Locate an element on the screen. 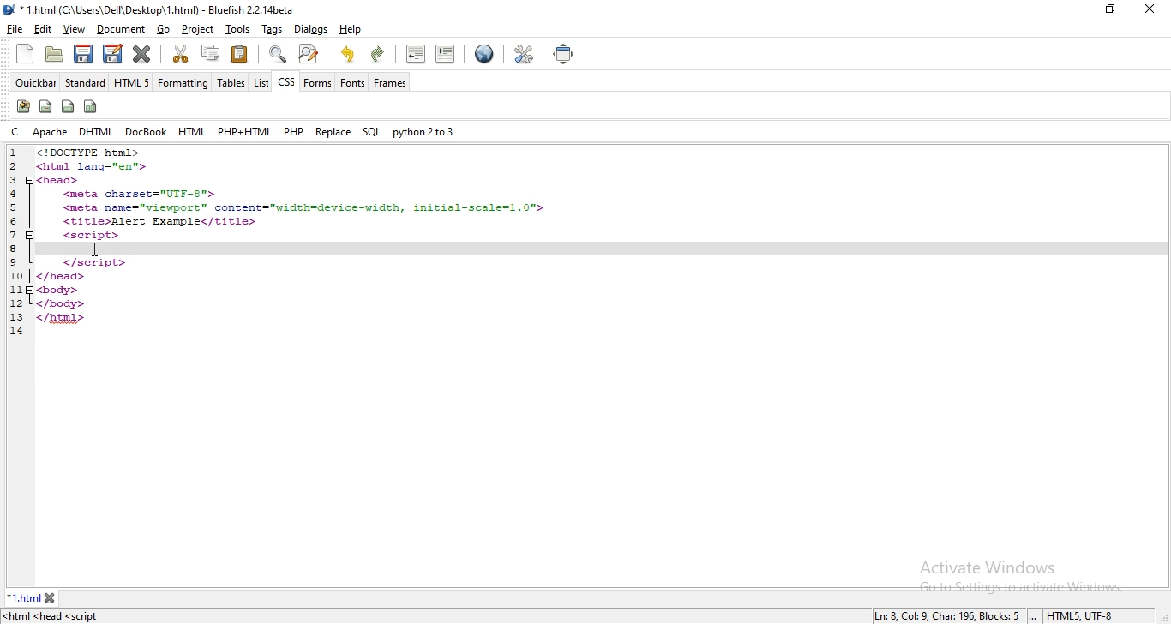  dialogs is located at coordinates (309, 29).